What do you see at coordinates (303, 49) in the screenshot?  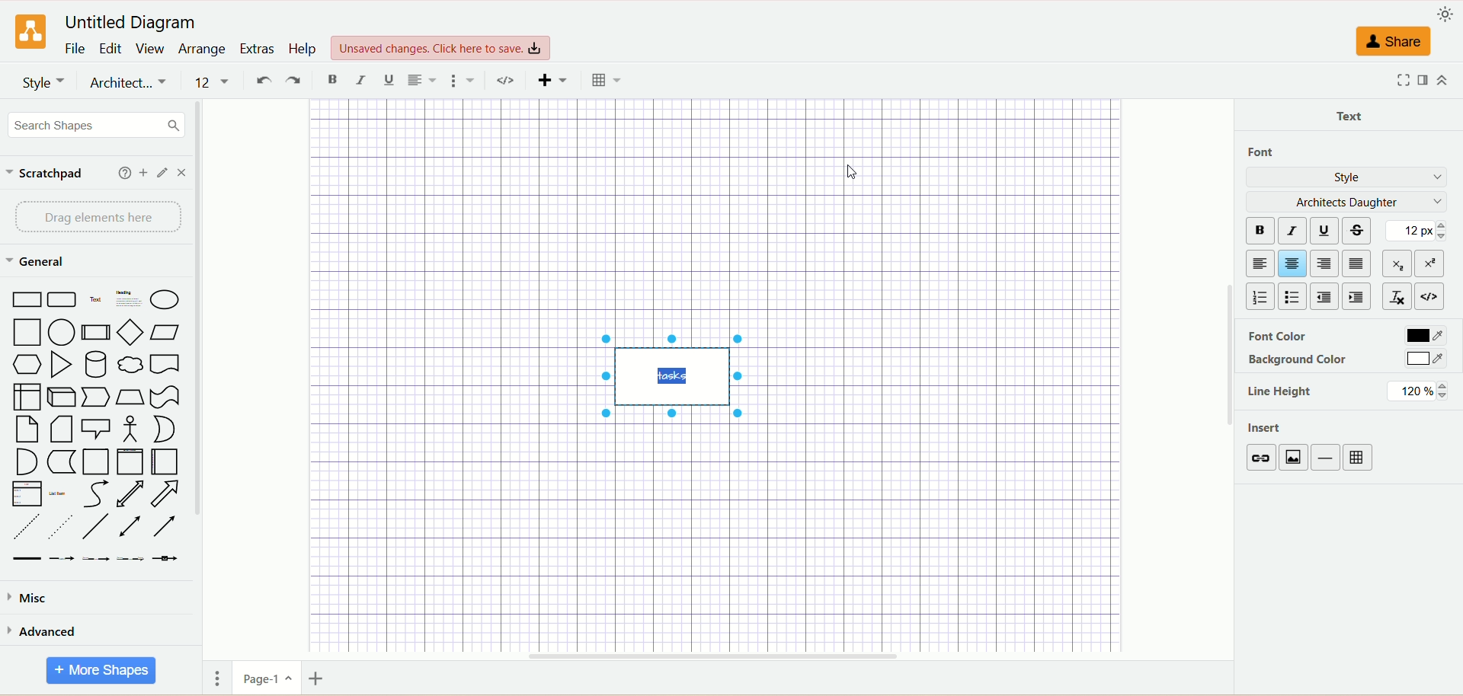 I see `help` at bounding box center [303, 49].